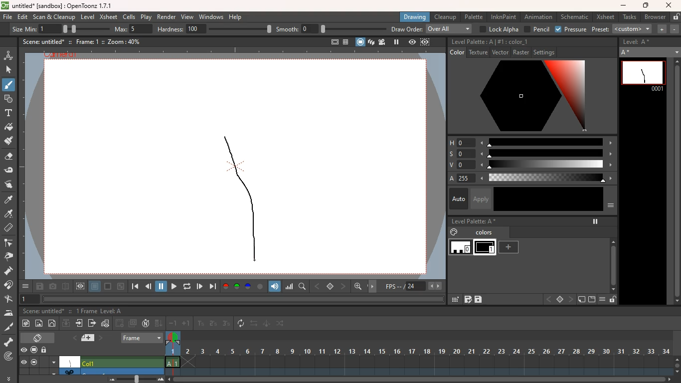 The width and height of the screenshot is (681, 383). Describe the element at coordinates (27, 323) in the screenshot. I see `paint` at that location.